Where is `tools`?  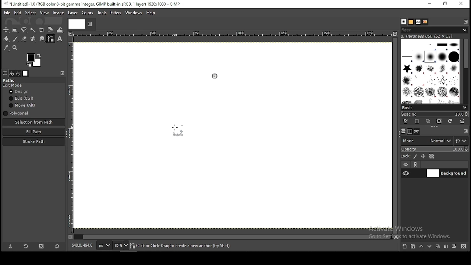
tools is located at coordinates (102, 13).